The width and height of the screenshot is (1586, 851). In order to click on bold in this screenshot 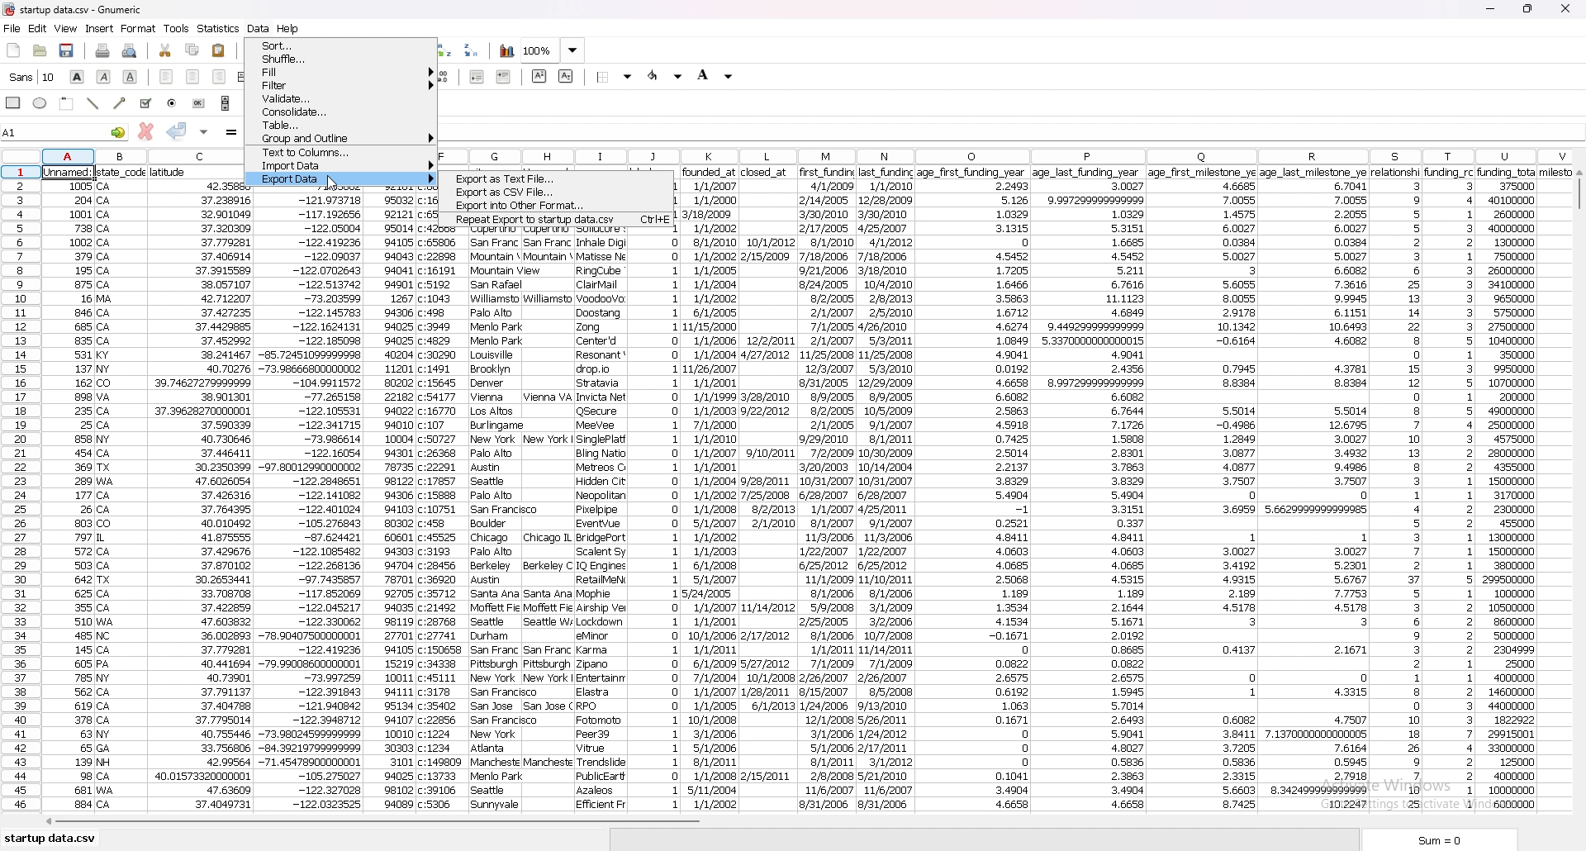, I will do `click(78, 77)`.